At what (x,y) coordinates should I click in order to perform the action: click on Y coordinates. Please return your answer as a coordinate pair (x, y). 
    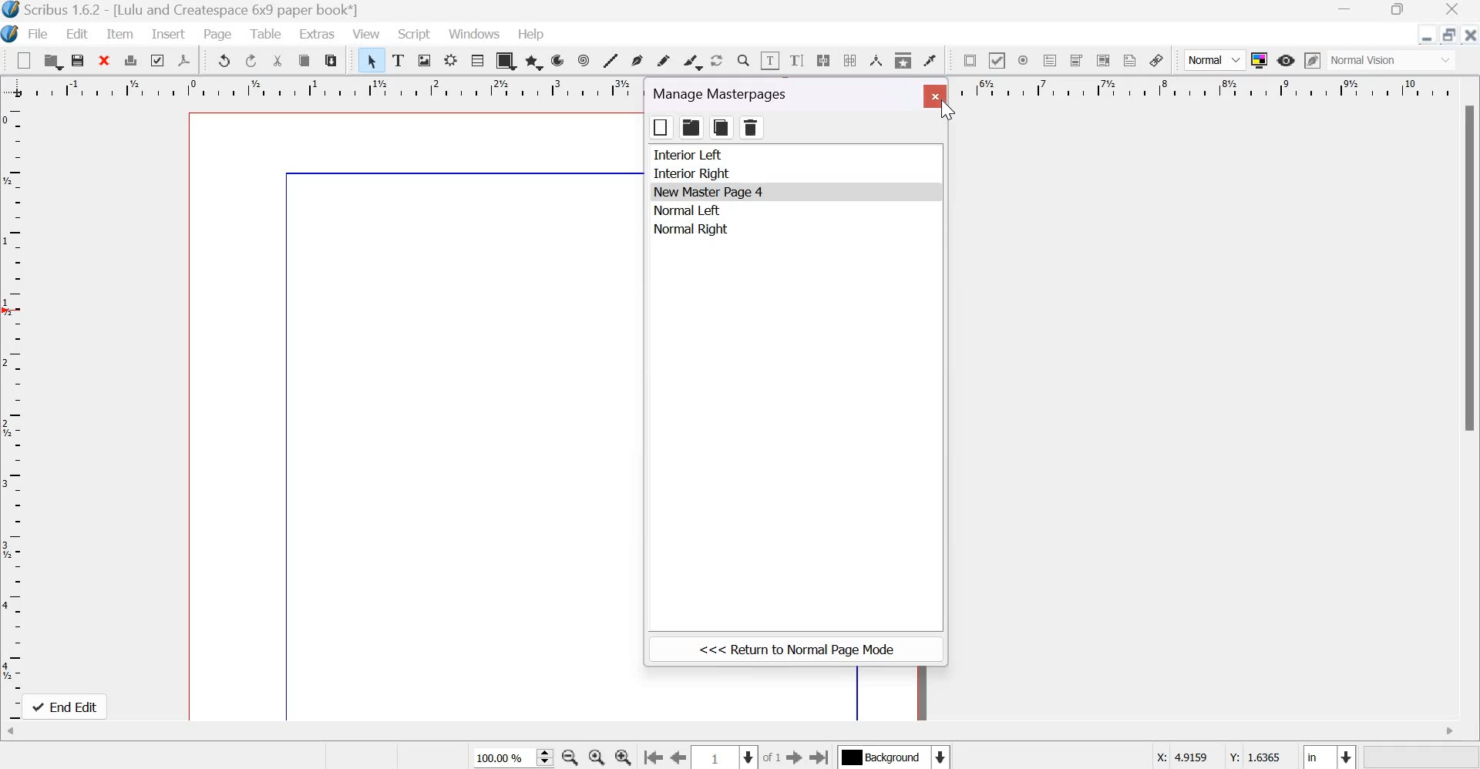
    Looking at the image, I should click on (1256, 757).